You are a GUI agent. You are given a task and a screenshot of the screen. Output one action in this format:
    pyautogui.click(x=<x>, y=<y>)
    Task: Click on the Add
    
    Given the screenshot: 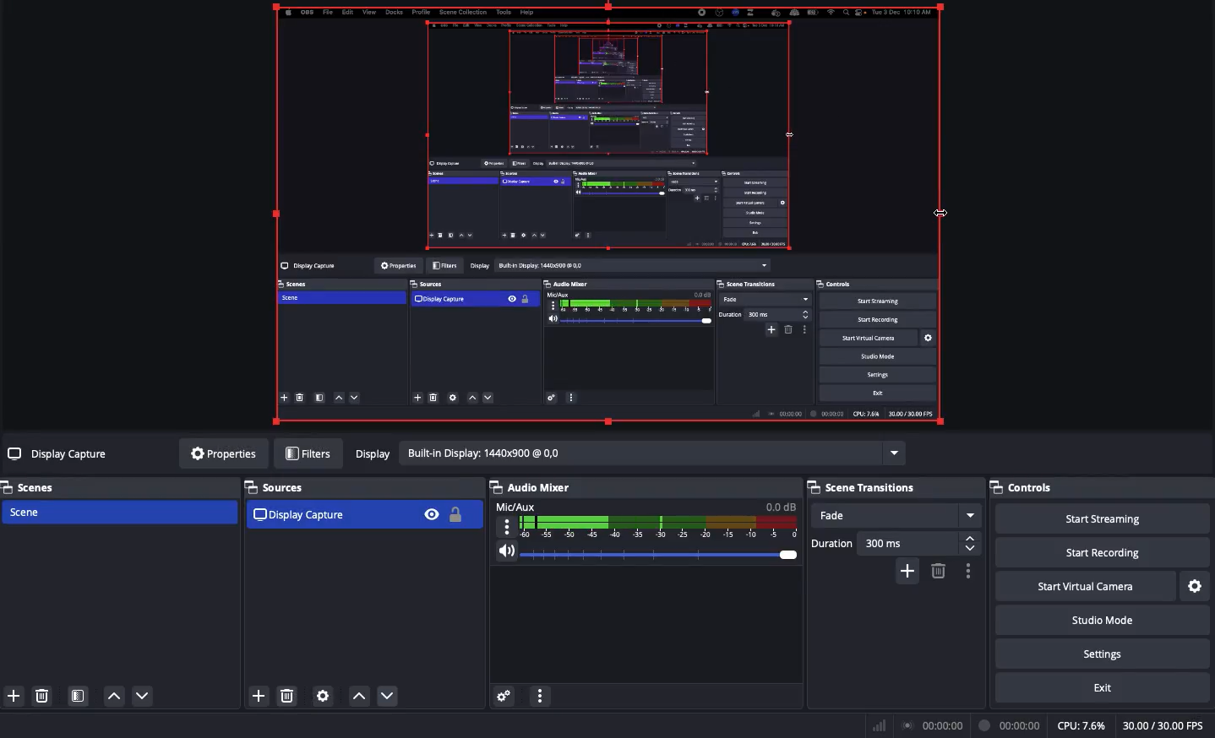 What is the action you would take?
    pyautogui.click(x=13, y=697)
    